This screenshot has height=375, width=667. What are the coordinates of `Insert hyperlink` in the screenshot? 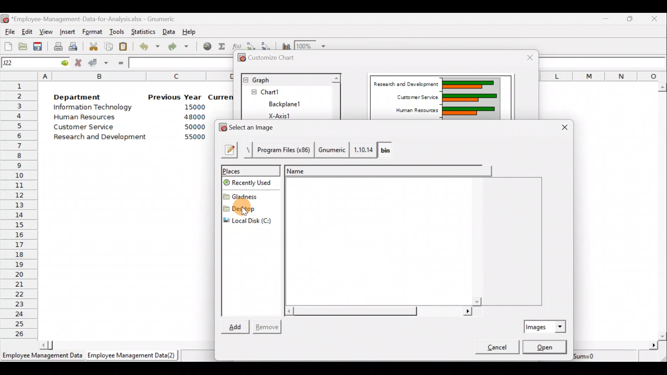 It's located at (206, 48).